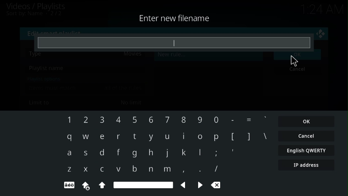  Describe the element at coordinates (183, 120) in the screenshot. I see `8` at that location.